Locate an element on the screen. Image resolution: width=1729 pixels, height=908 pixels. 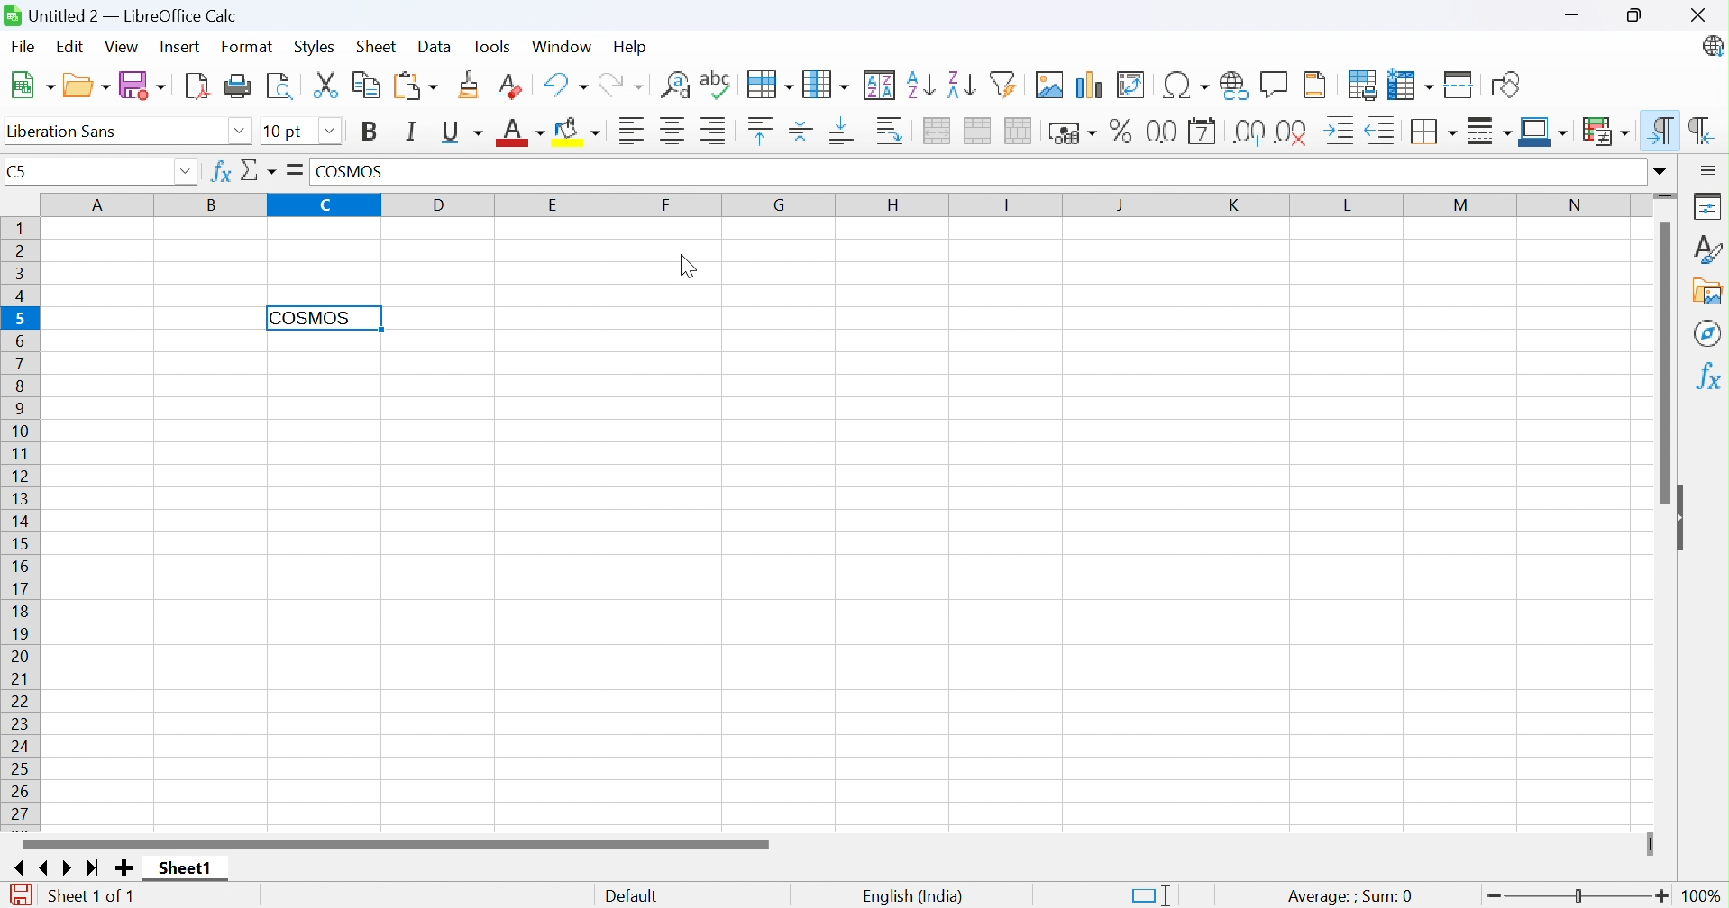
Scroll bar is located at coordinates (1665, 364).